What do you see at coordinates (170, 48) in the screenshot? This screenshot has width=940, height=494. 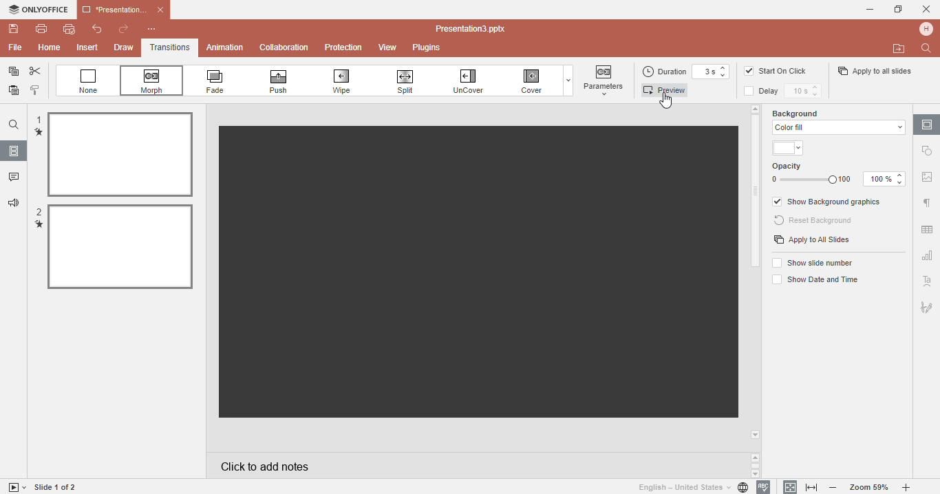 I see `Transitions` at bounding box center [170, 48].